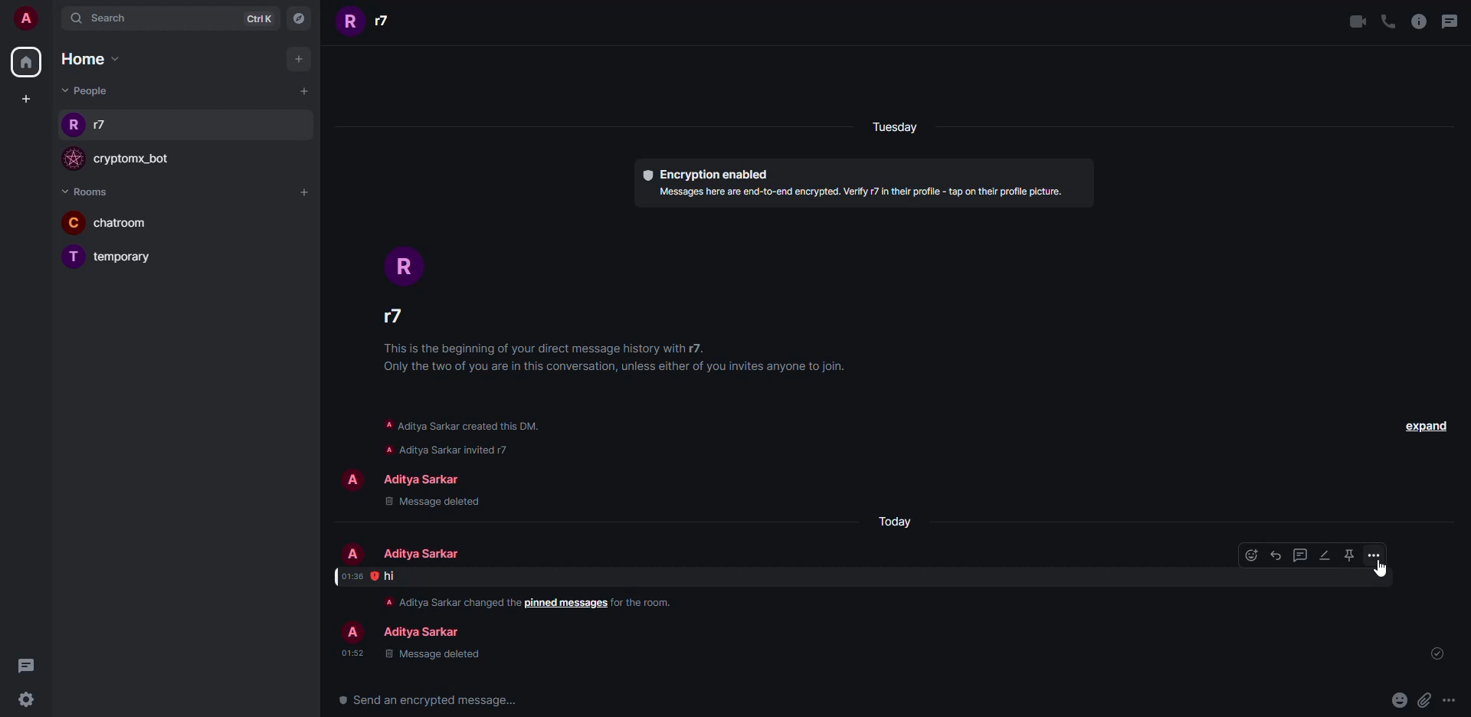 This screenshot has width=1471, height=717. Describe the element at coordinates (84, 192) in the screenshot. I see `rooms` at that location.